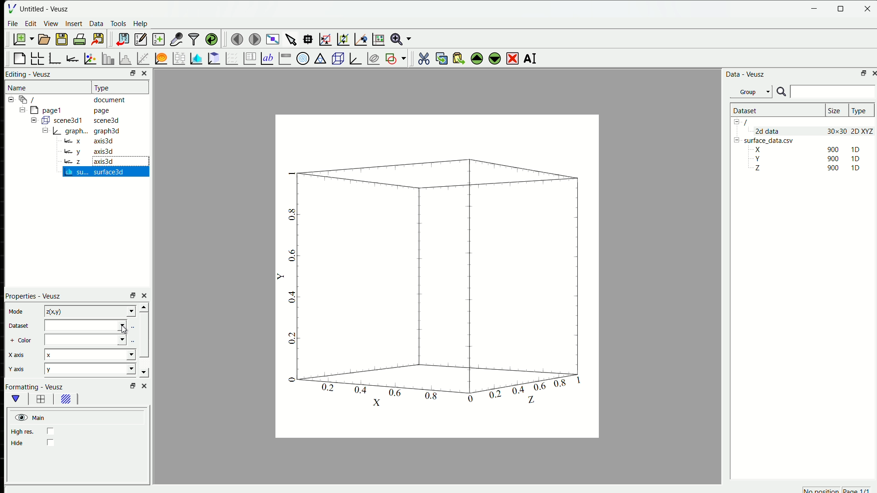 The image size is (877, 493). Describe the element at coordinates (16, 369) in the screenshot. I see `Y axis` at that location.